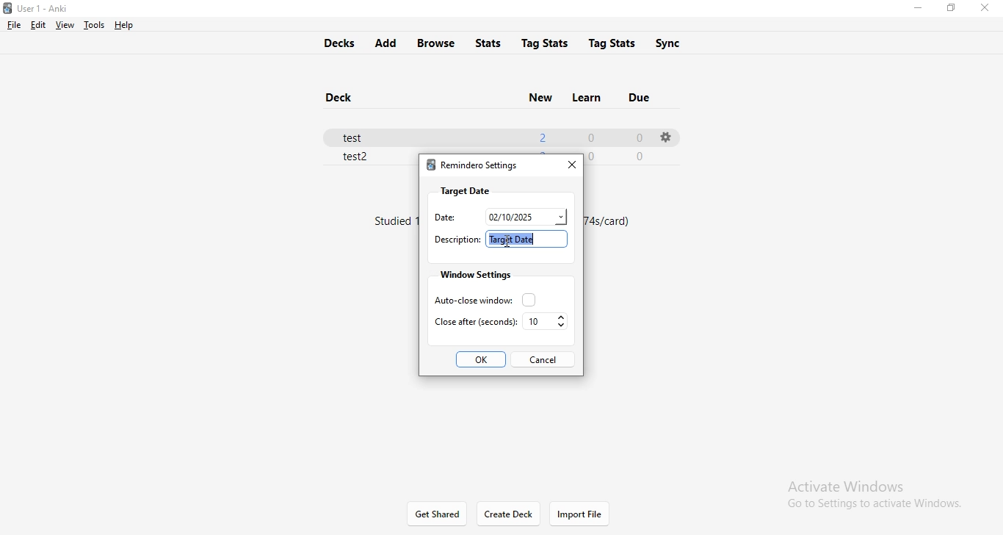  I want to click on remindero settings, so click(471, 167).